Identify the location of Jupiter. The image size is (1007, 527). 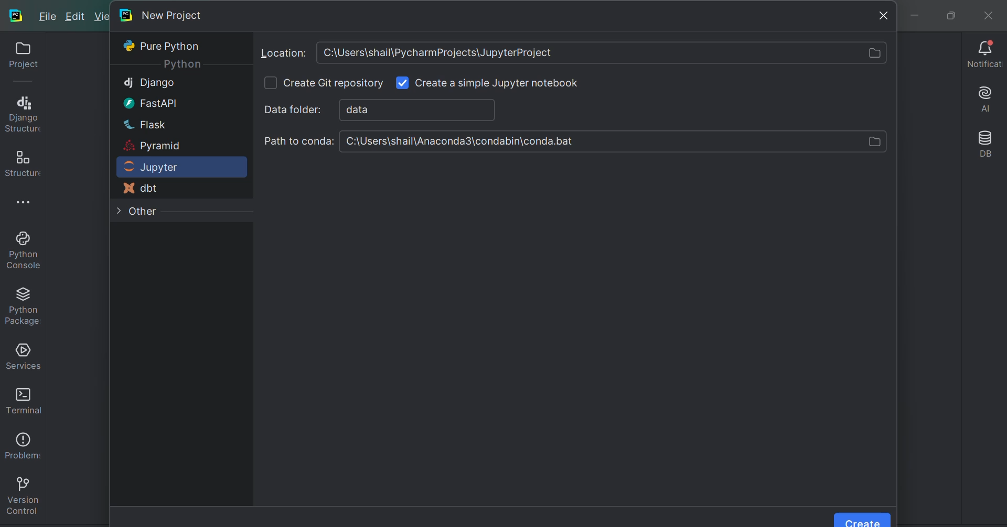
(180, 168).